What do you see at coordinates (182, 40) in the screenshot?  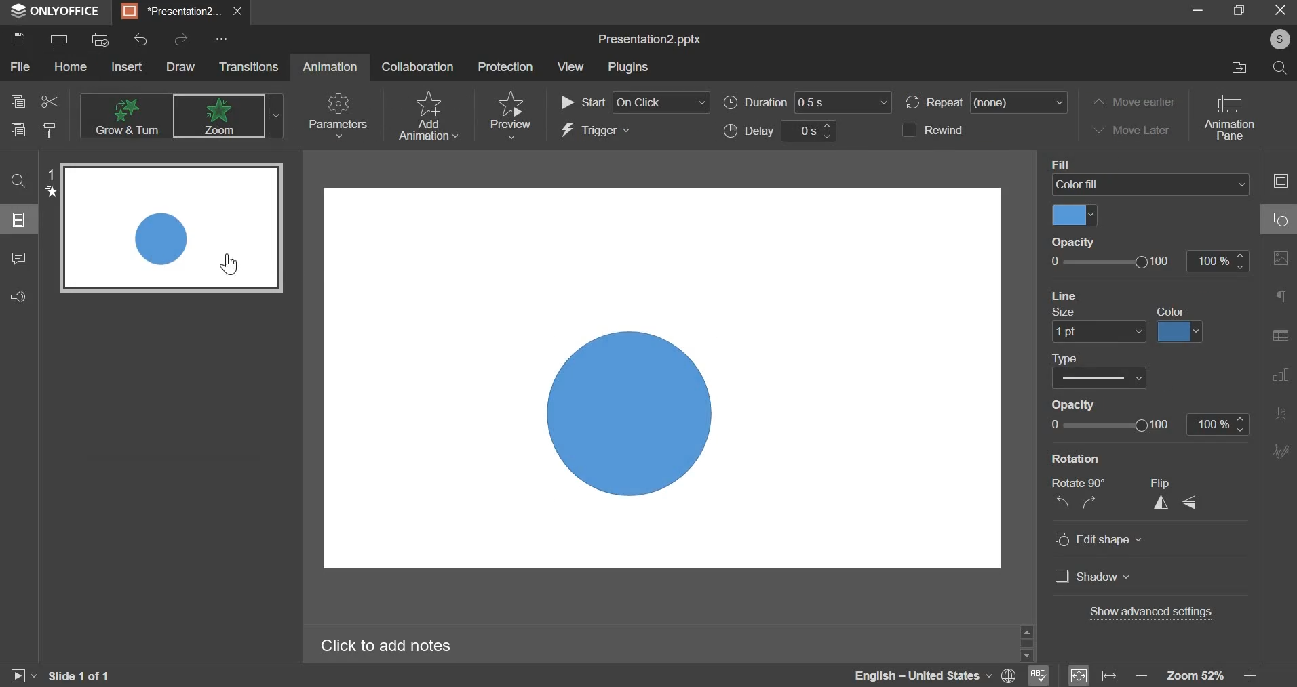 I see `redo` at bounding box center [182, 40].